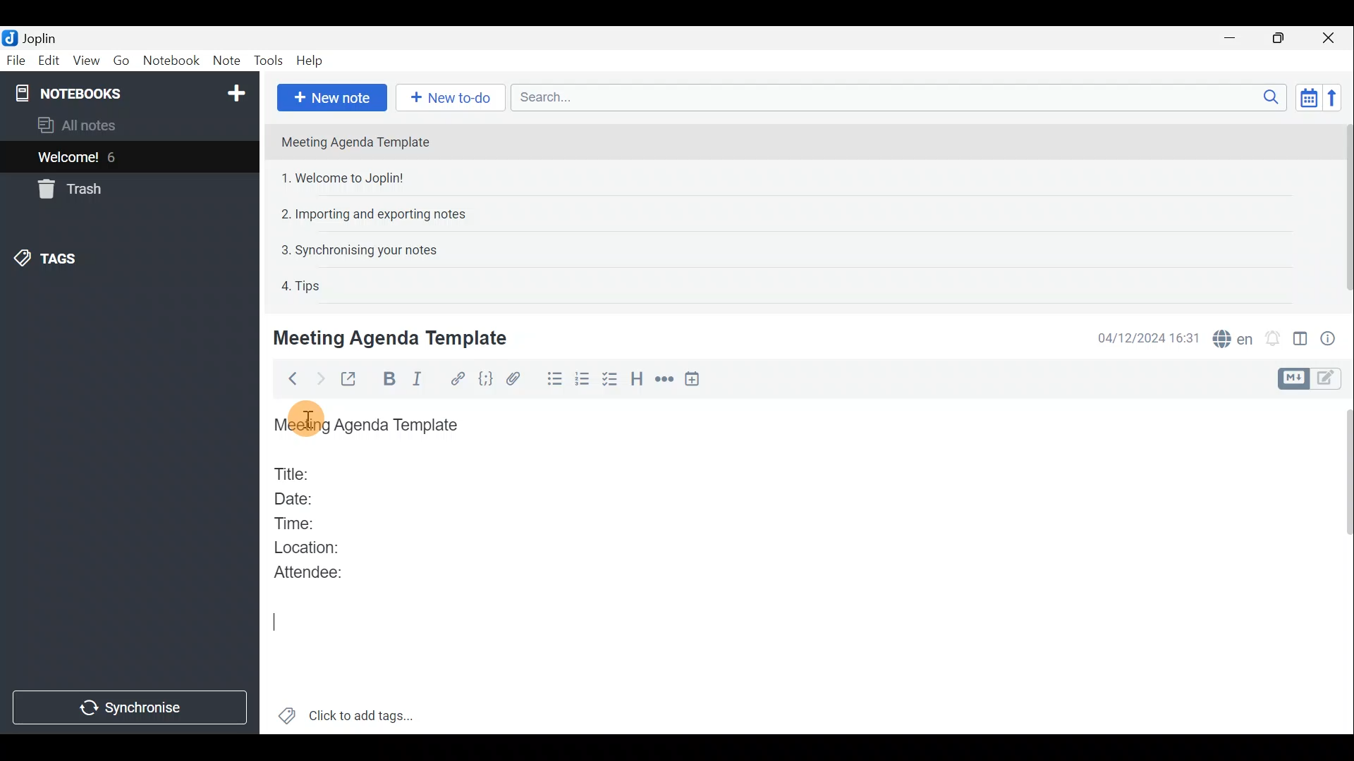 The image size is (1354, 761). Describe the element at coordinates (520, 379) in the screenshot. I see `Attach file` at that location.